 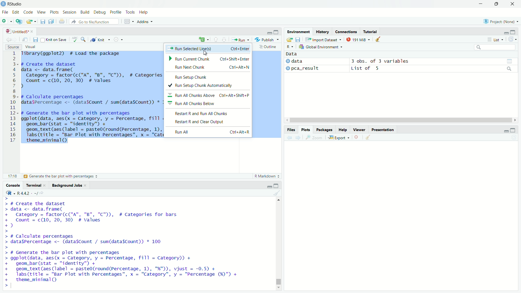 I want to click on lines, so click(x=14, y=97).